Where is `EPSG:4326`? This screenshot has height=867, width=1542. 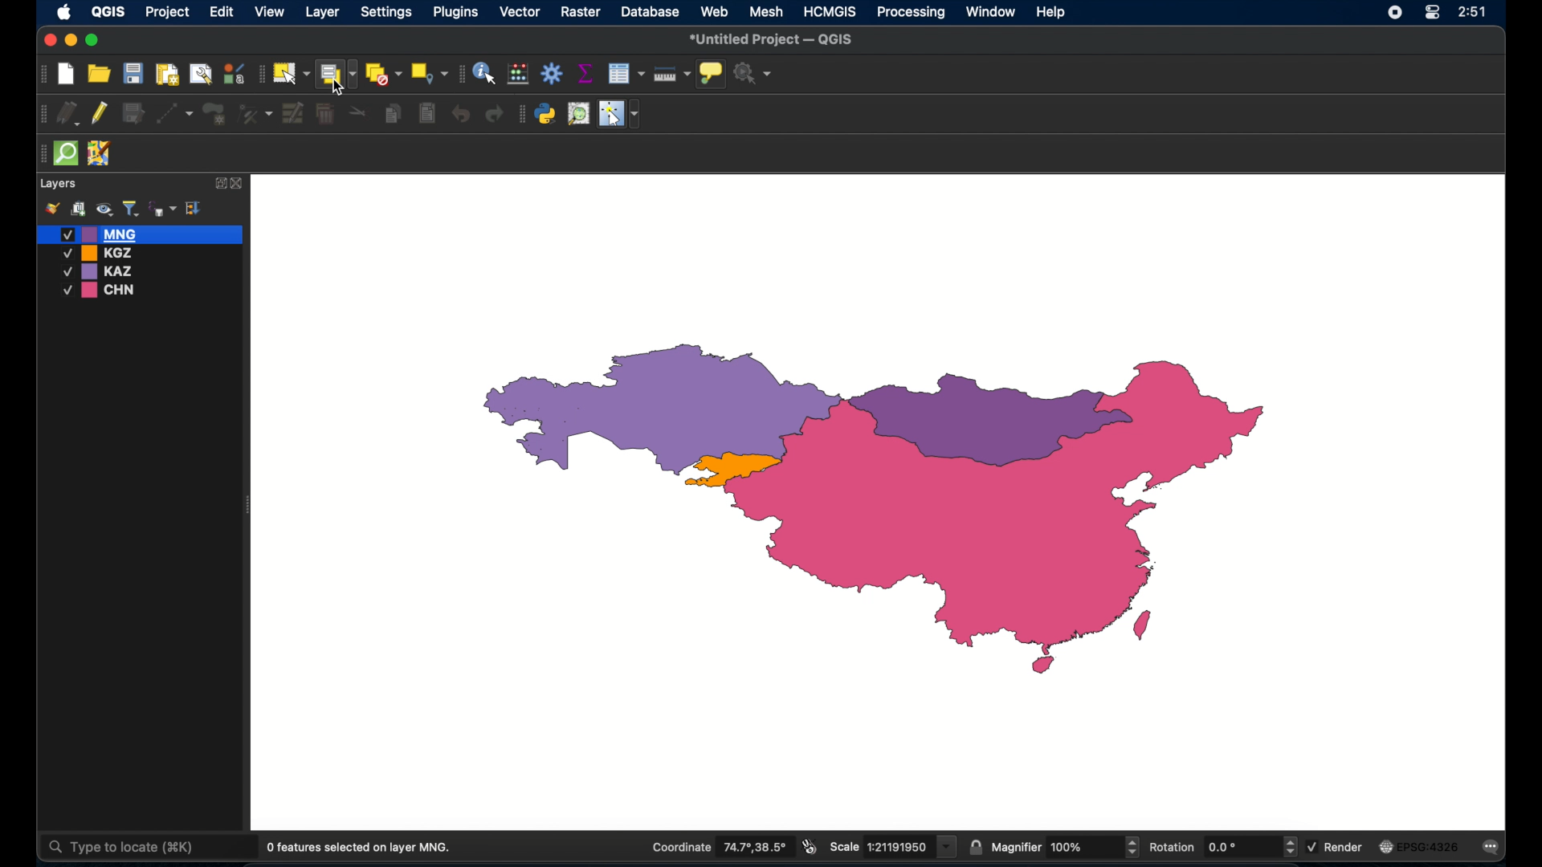 EPSG:4326 is located at coordinates (1421, 847).